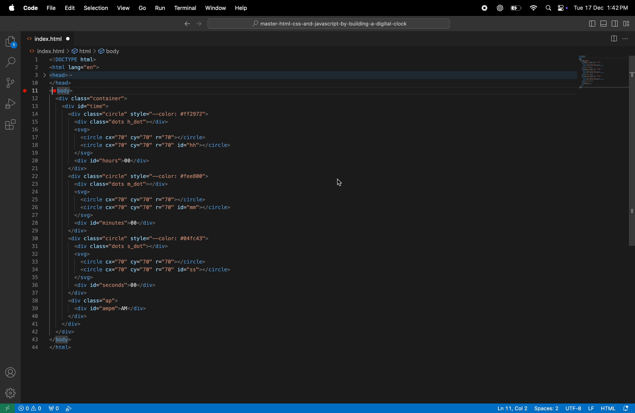 The height and width of the screenshot is (413, 635). Describe the element at coordinates (185, 8) in the screenshot. I see `terminal` at that location.